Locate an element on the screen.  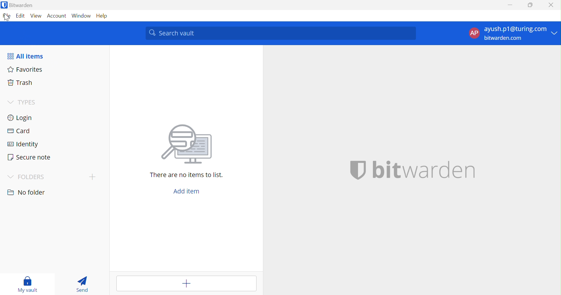
File is located at coordinates (7, 16).